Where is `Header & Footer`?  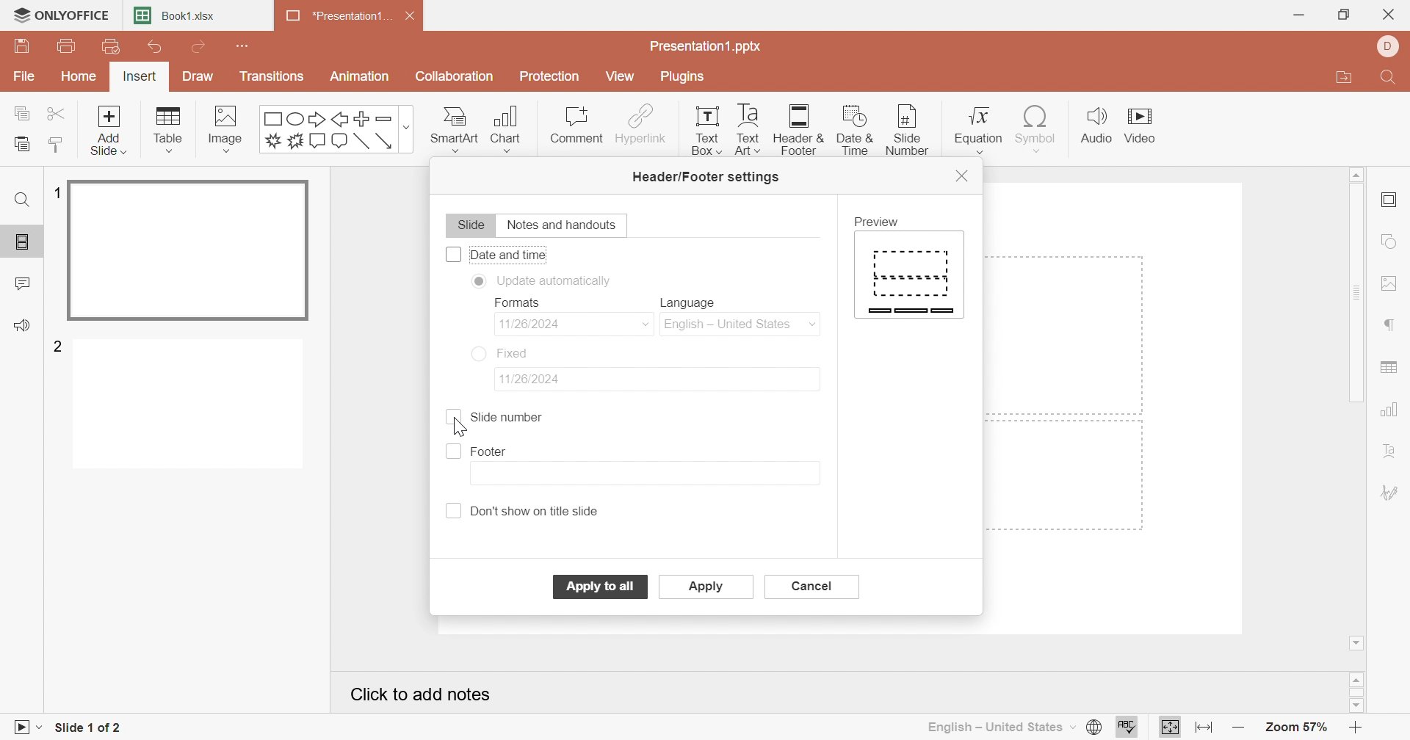
Header & Footer is located at coordinates (800, 131).